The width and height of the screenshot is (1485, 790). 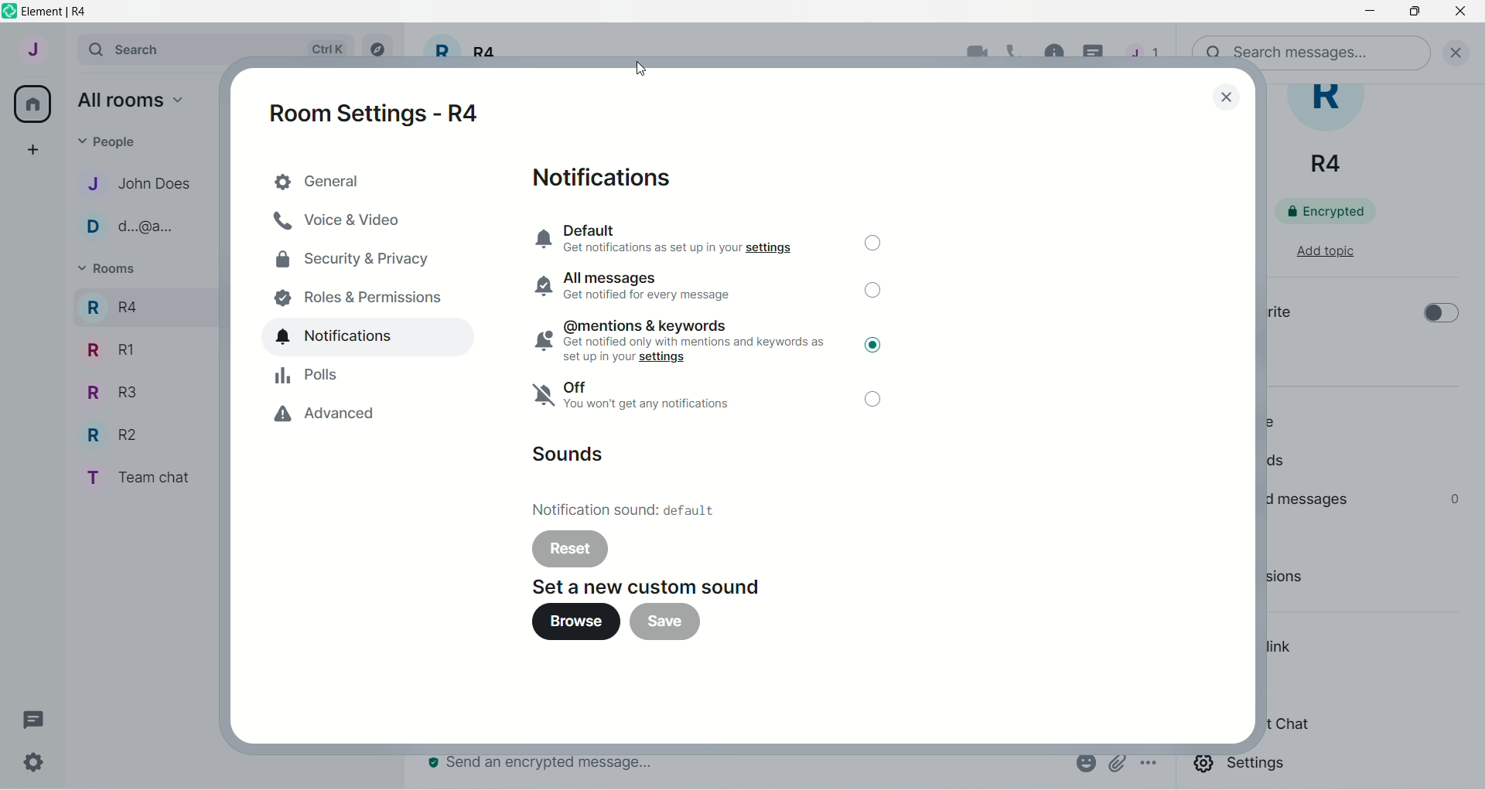 I want to click on set a new custom sound, so click(x=657, y=585).